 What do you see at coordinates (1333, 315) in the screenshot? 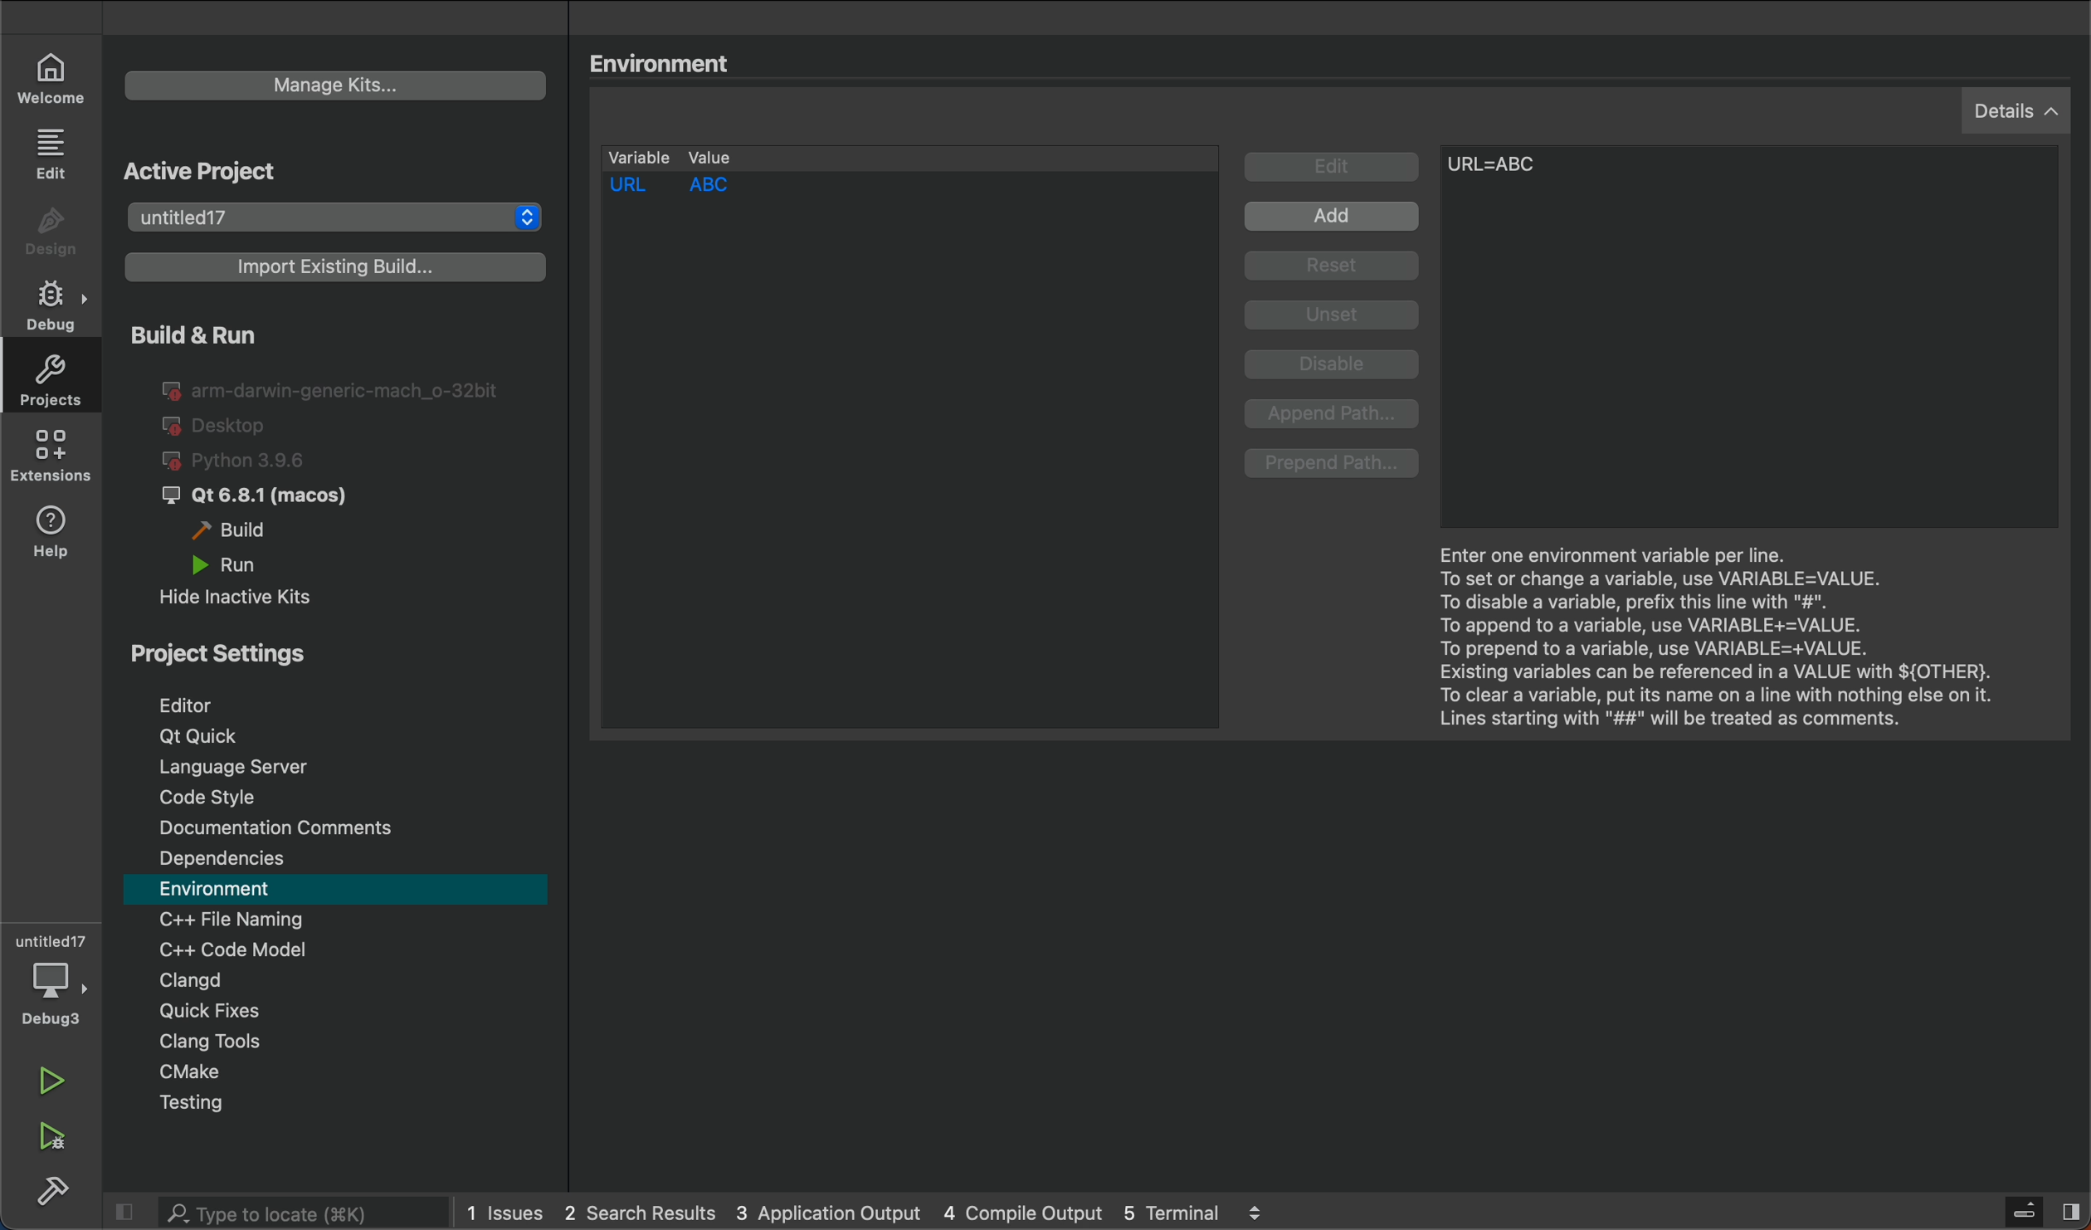
I see `Unset` at bounding box center [1333, 315].